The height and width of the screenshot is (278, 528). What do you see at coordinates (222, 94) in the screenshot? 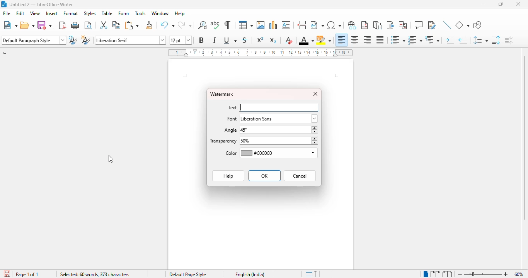
I see `watermark` at bounding box center [222, 94].